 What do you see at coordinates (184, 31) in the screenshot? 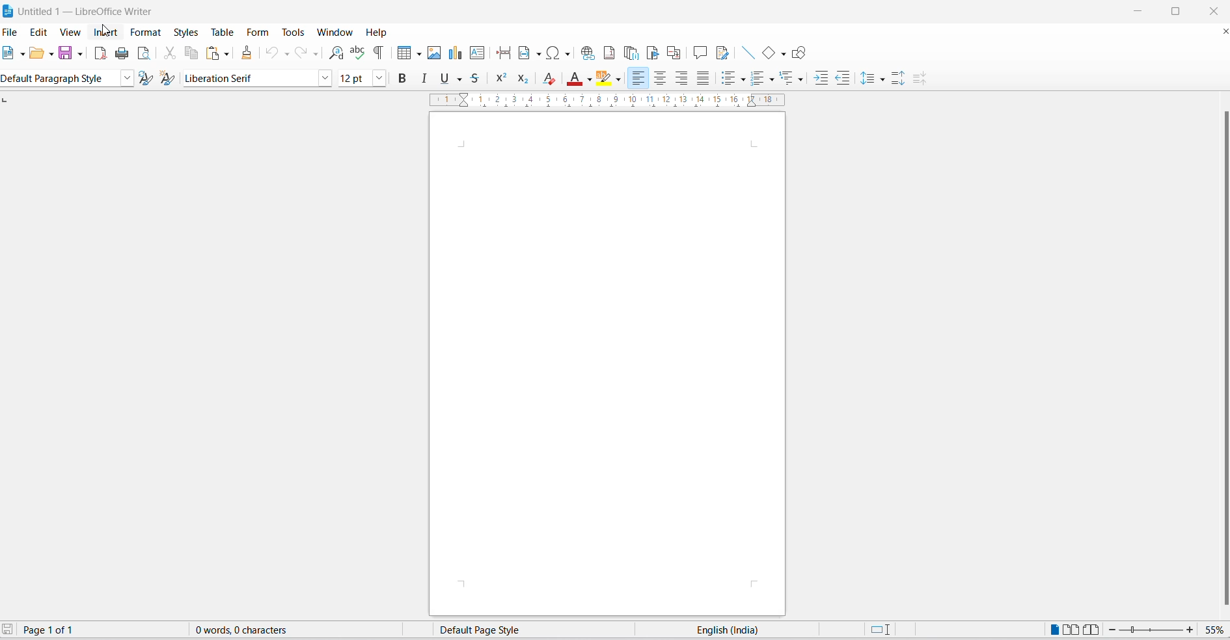
I see `styles` at bounding box center [184, 31].